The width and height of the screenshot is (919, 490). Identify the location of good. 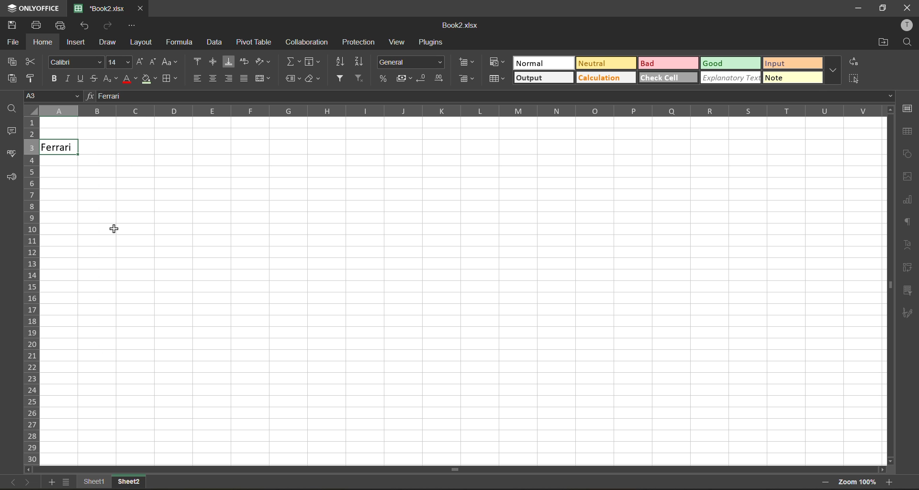
(731, 64).